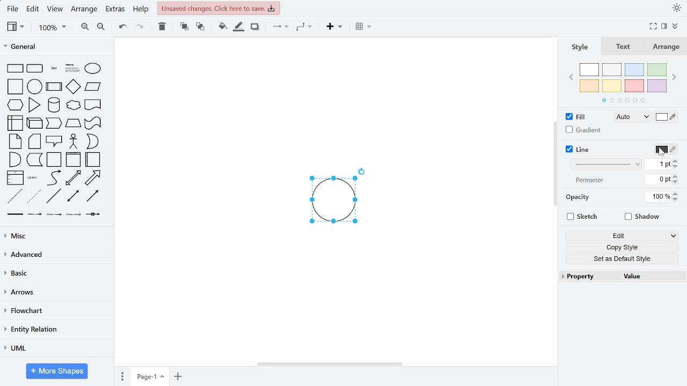  What do you see at coordinates (54, 178) in the screenshot?
I see `curve` at bounding box center [54, 178].